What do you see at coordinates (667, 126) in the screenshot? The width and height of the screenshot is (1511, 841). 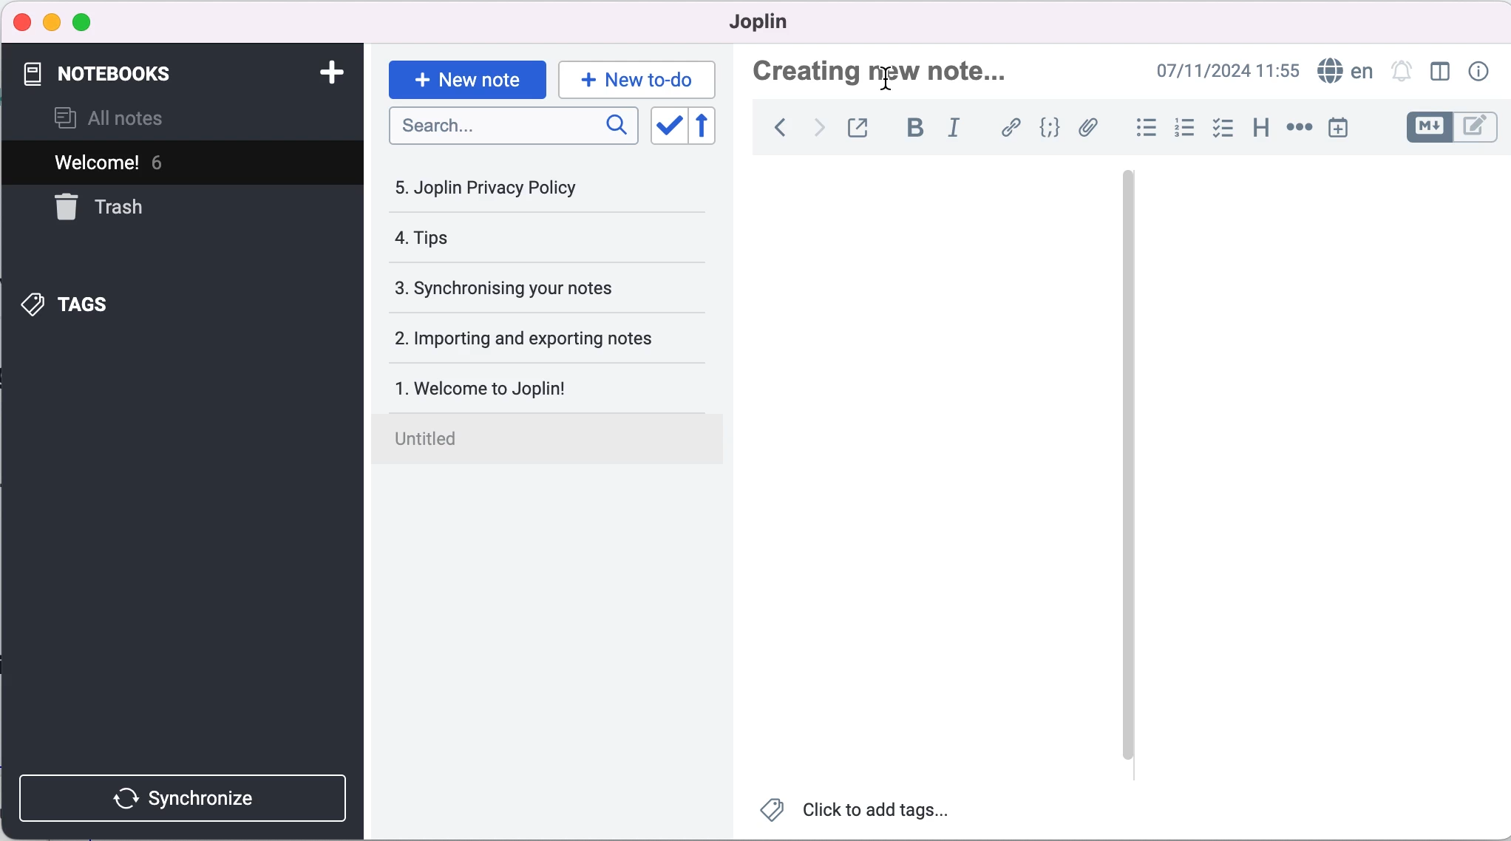 I see `toggle sort order field` at bounding box center [667, 126].